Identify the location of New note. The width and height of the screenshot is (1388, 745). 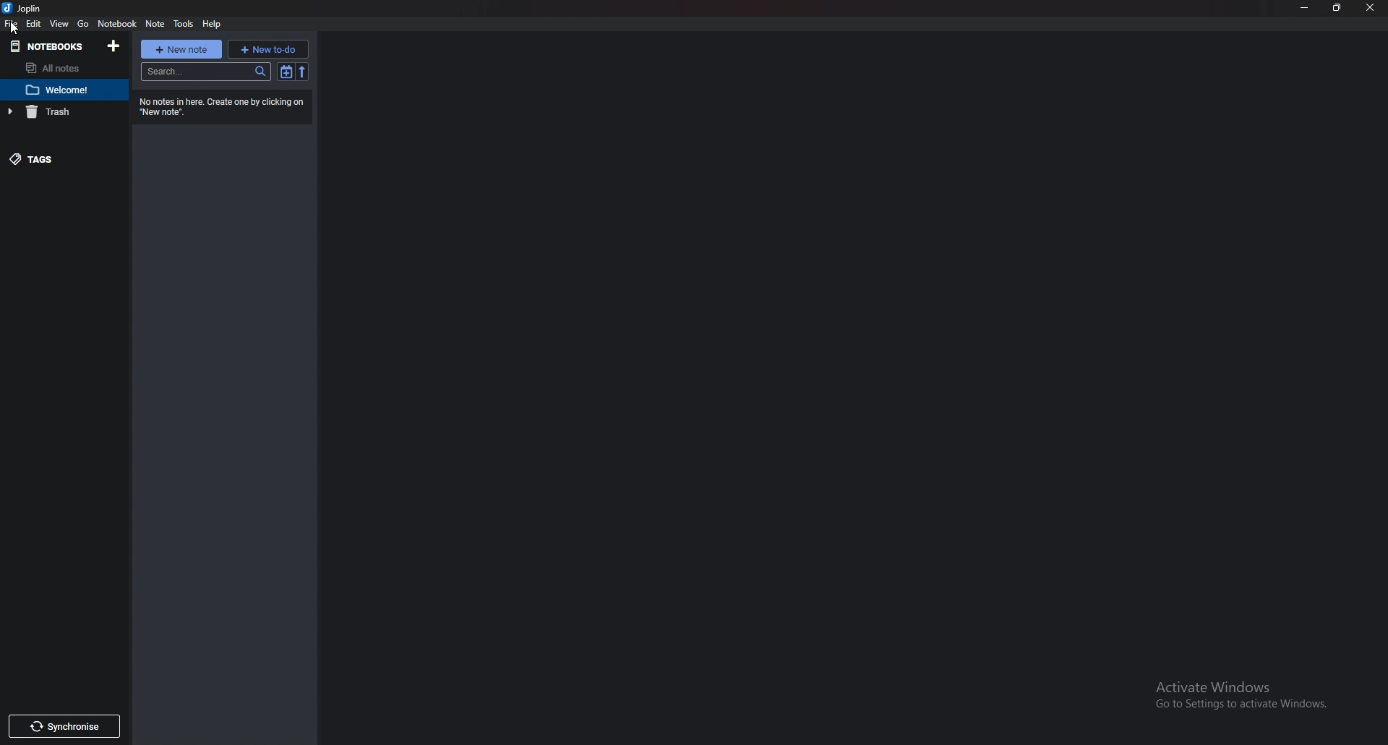
(183, 49).